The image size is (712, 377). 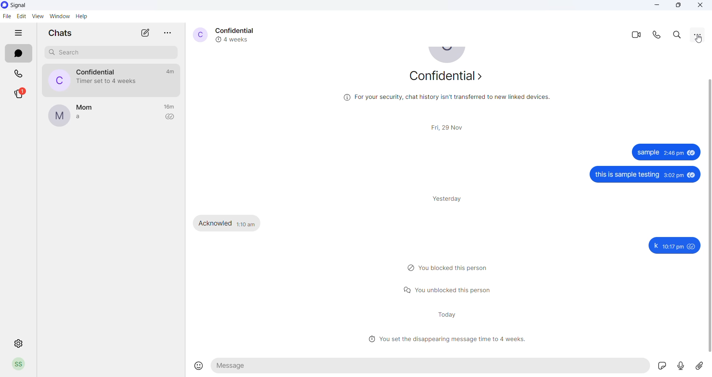 What do you see at coordinates (198, 34) in the screenshot?
I see `profile picture` at bounding box center [198, 34].